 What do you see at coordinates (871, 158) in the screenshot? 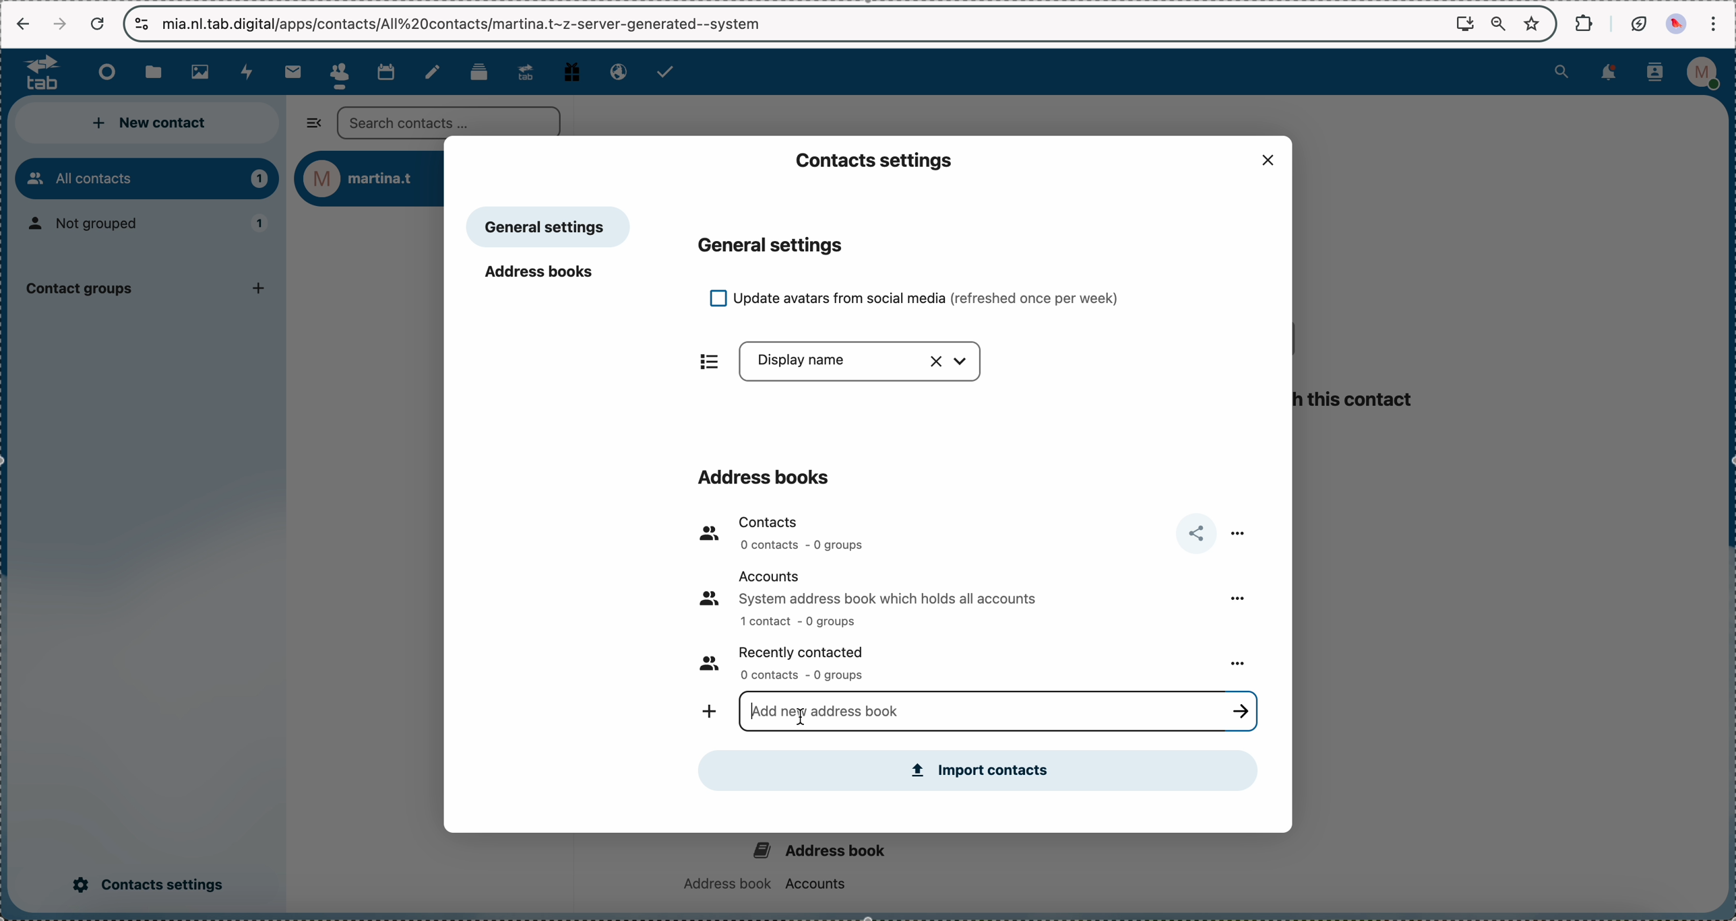
I see `contacts settings` at bounding box center [871, 158].